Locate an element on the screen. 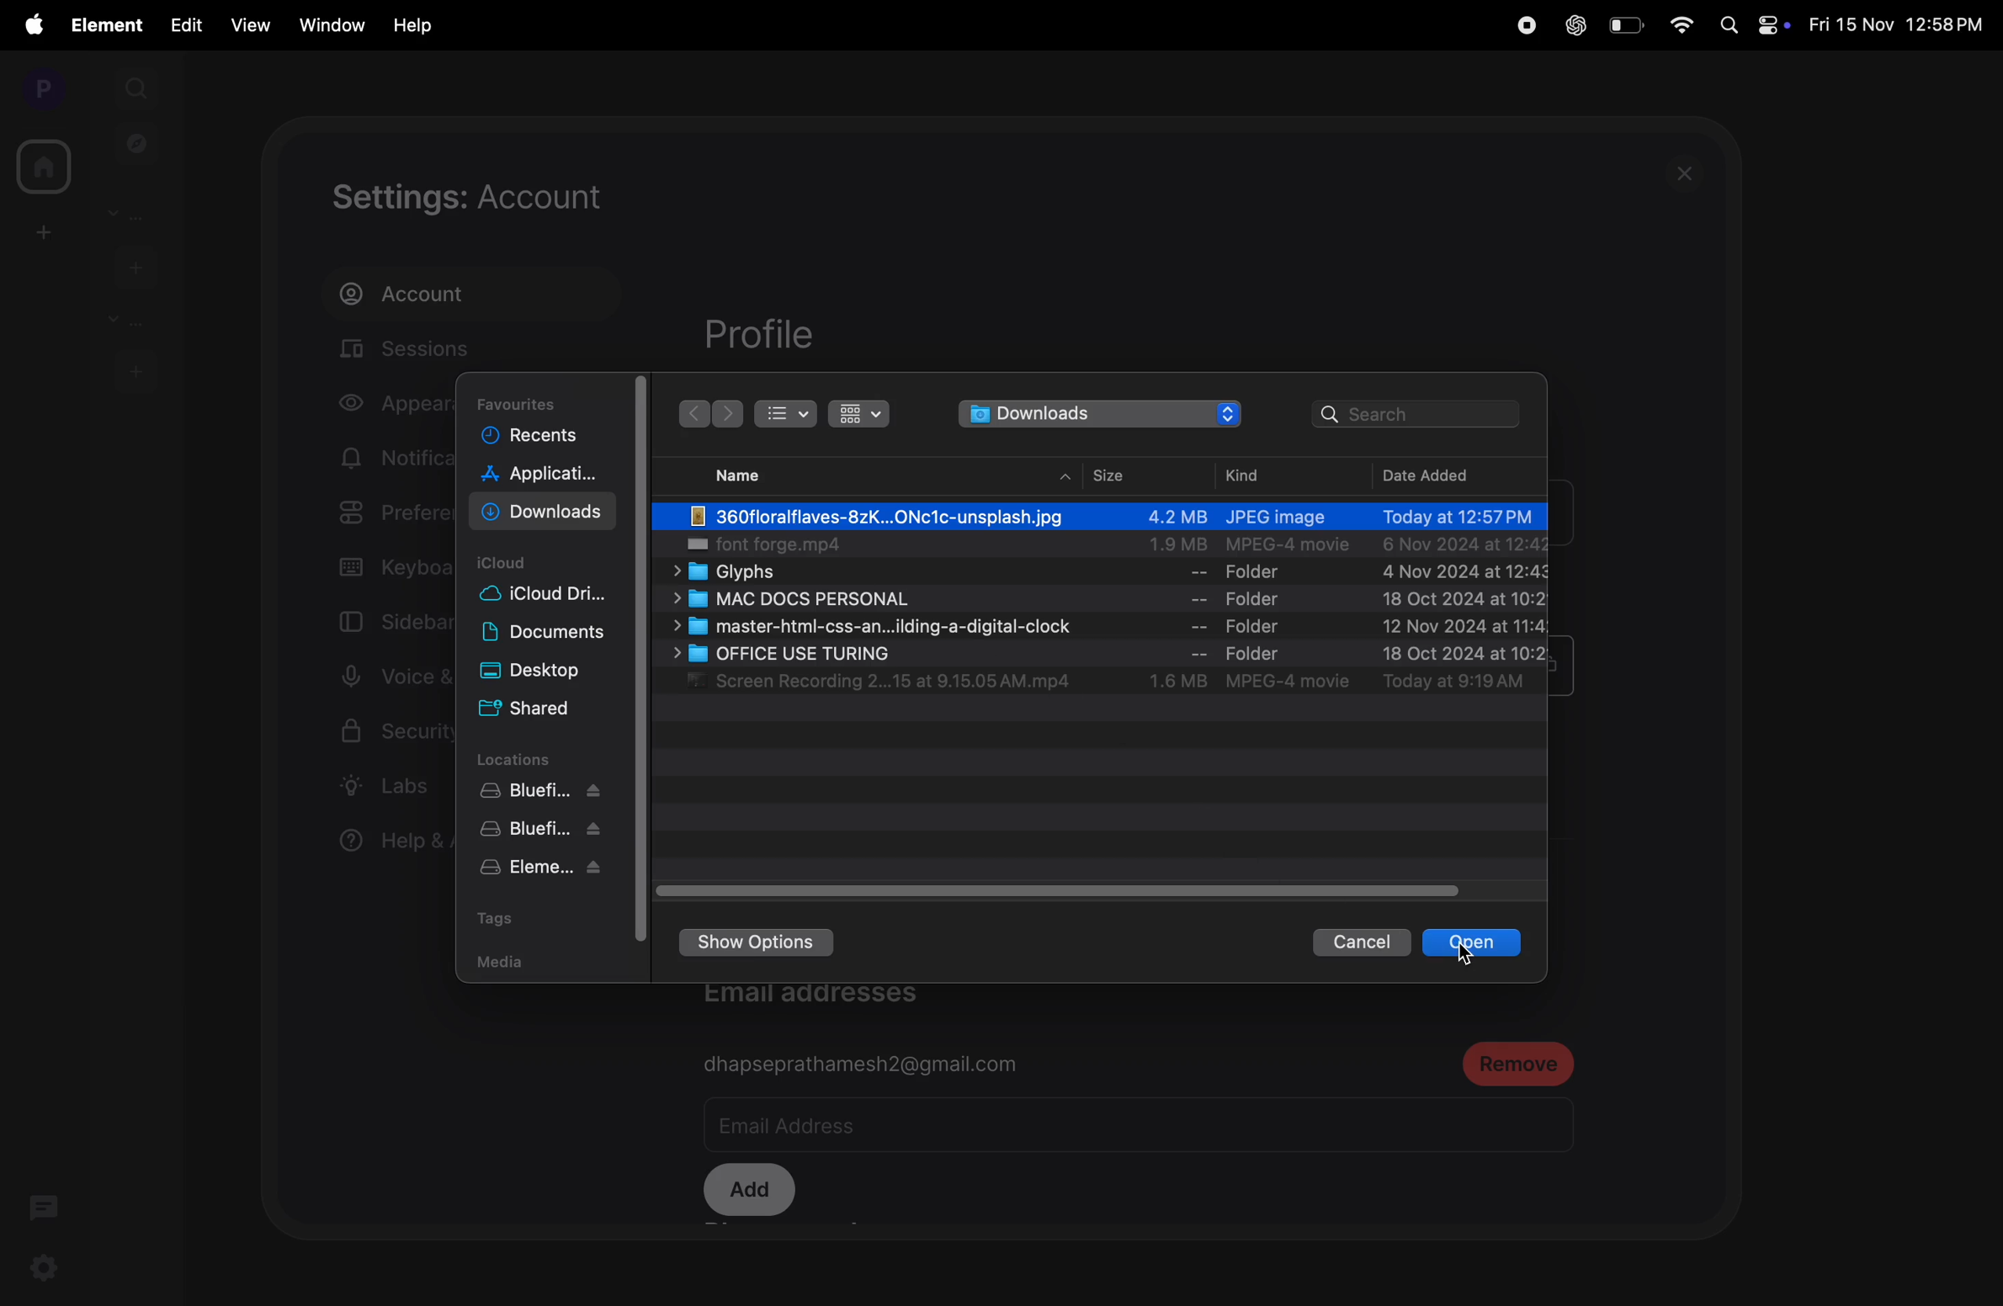  media is located at coordinates (497, 964).